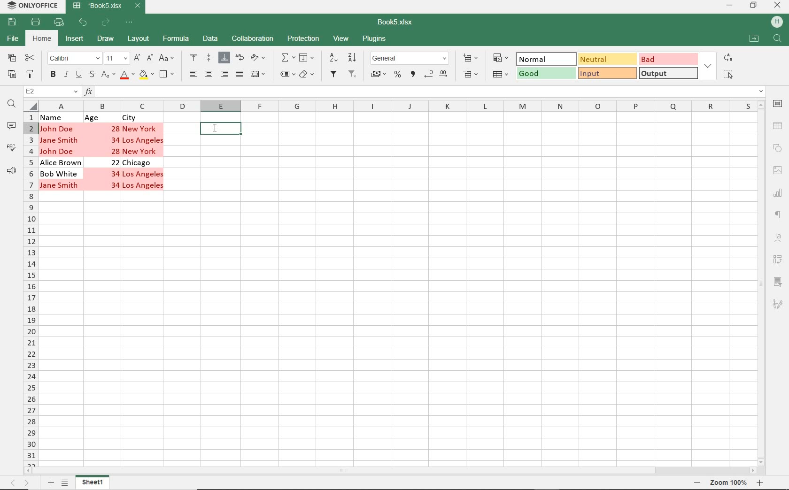 The image size is (789, 490). Describe the element at coordinates (194, 75) in the screenshot. I see `ALIGN LEFT` at that location.